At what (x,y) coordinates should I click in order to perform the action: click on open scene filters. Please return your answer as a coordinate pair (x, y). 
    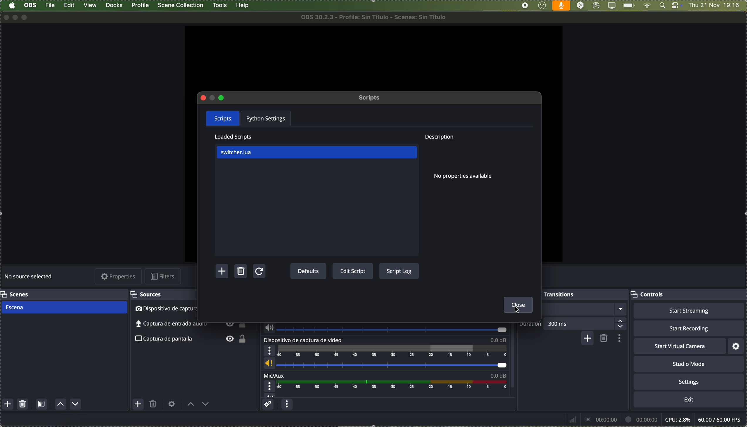
    Looking at the image, I should click on (42, 405).